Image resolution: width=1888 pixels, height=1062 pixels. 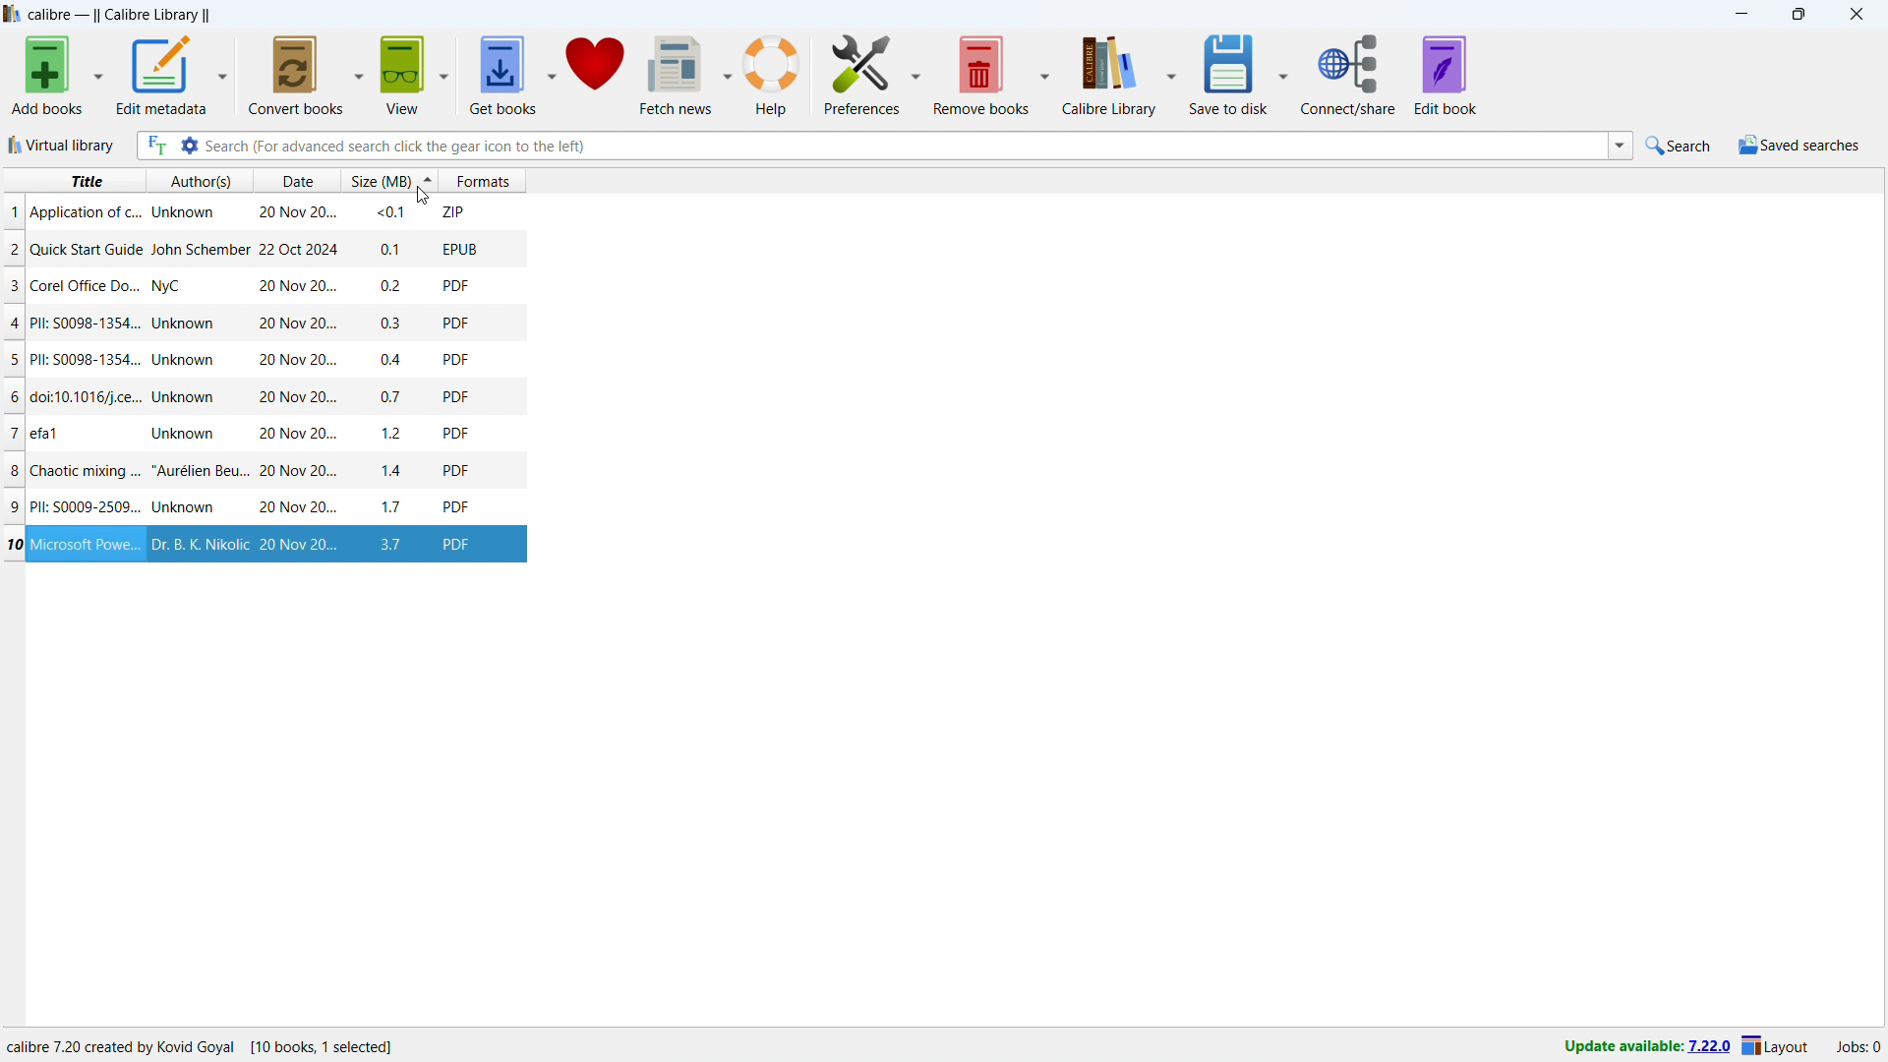 What do you see at coordinates (1282, 76) in the screenshot?
I see `save to disk options` at bounding box center [1282, 76].